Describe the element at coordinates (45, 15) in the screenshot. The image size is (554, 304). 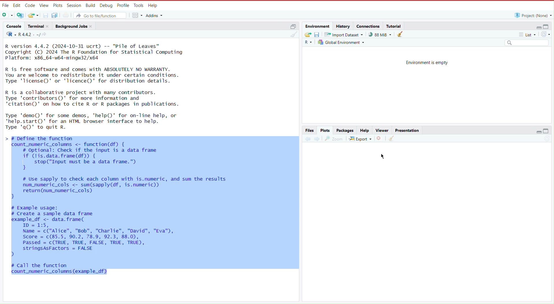
I see `Save current document (Ctrl + S)` at that location.